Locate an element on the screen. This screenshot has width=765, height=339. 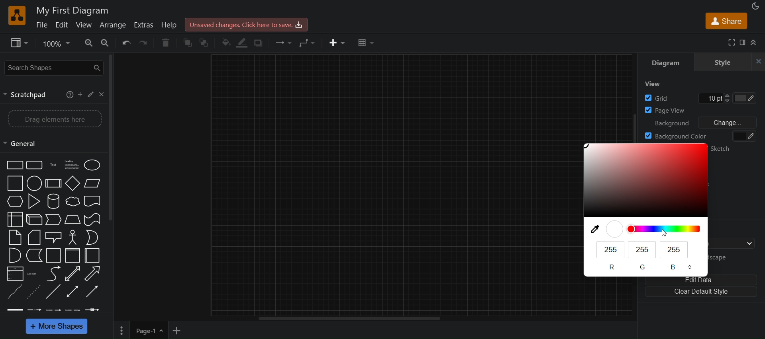
view is located at coordinates (654, 84).